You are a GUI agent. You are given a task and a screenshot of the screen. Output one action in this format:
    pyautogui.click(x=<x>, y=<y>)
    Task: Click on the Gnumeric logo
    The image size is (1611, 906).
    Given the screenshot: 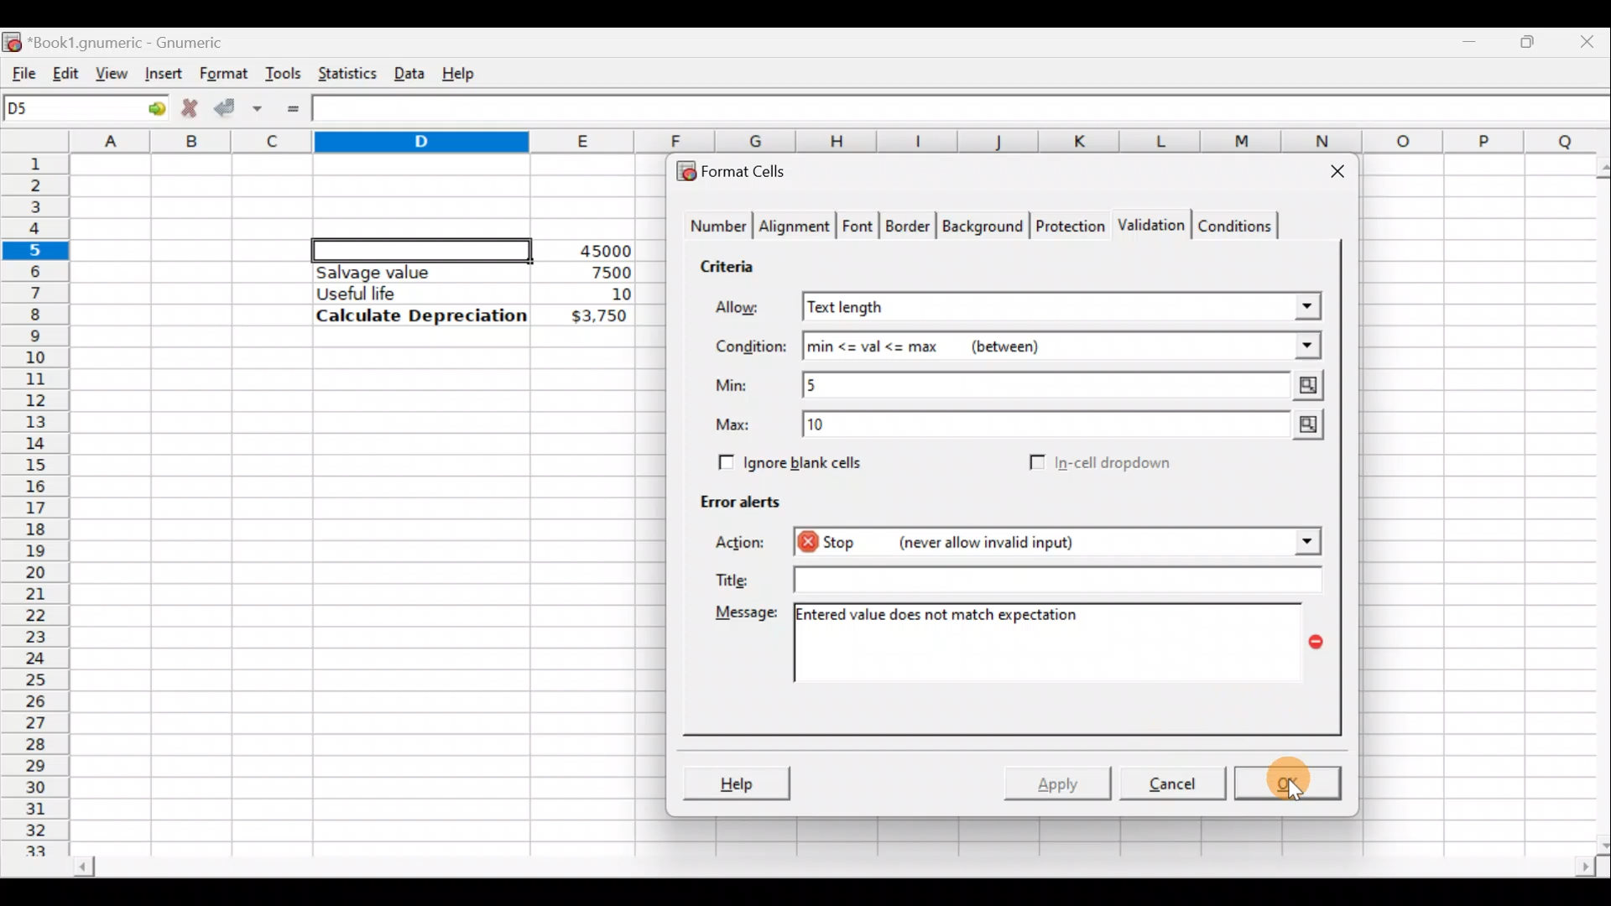 What is the action you would take?
    pyautogui.click(x=12, y=40)
    